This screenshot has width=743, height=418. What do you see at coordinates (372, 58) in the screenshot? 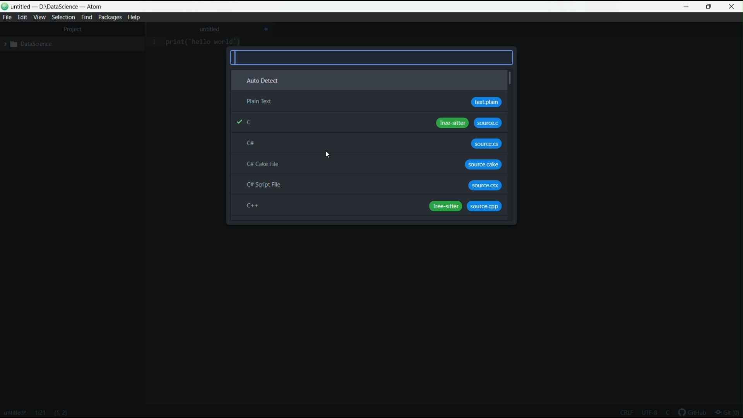
I see `search bar` at bounding box center [372, 58].